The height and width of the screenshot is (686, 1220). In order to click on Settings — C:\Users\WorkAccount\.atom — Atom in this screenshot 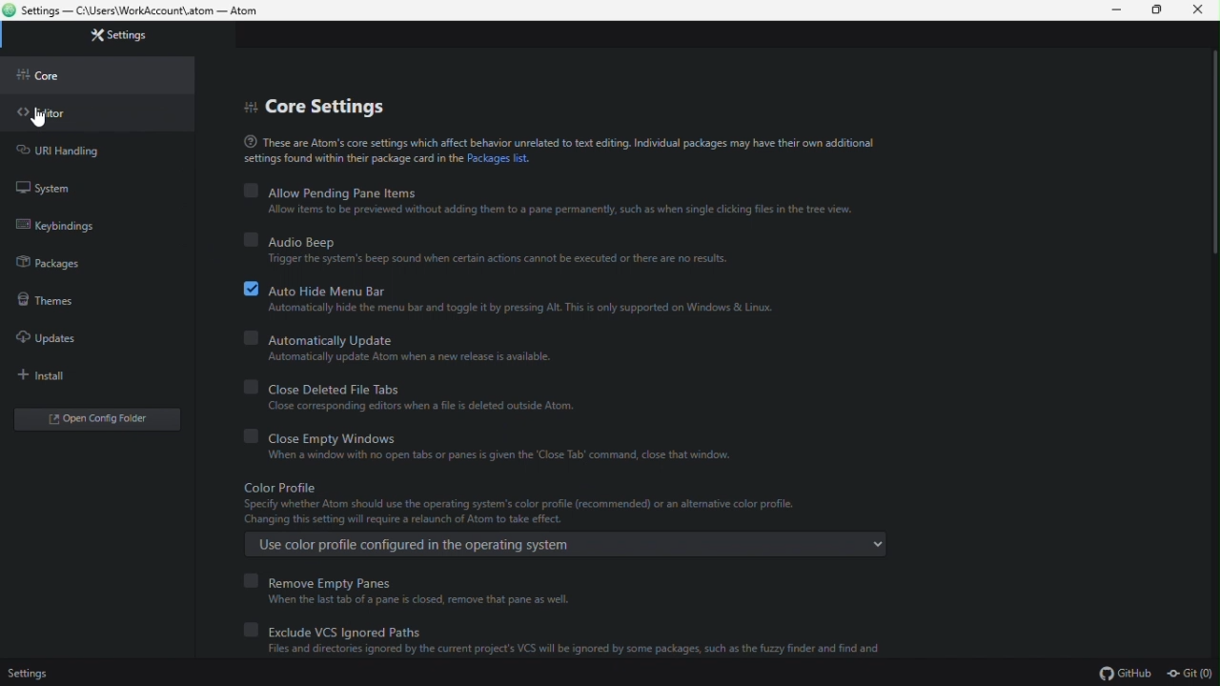, I will do `click(156, 12)`.